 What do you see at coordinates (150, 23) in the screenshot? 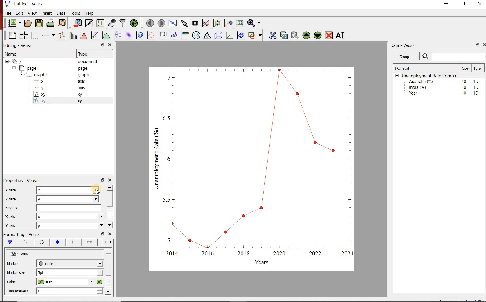
I see `move to previous page` at bounding box center [150, 23].